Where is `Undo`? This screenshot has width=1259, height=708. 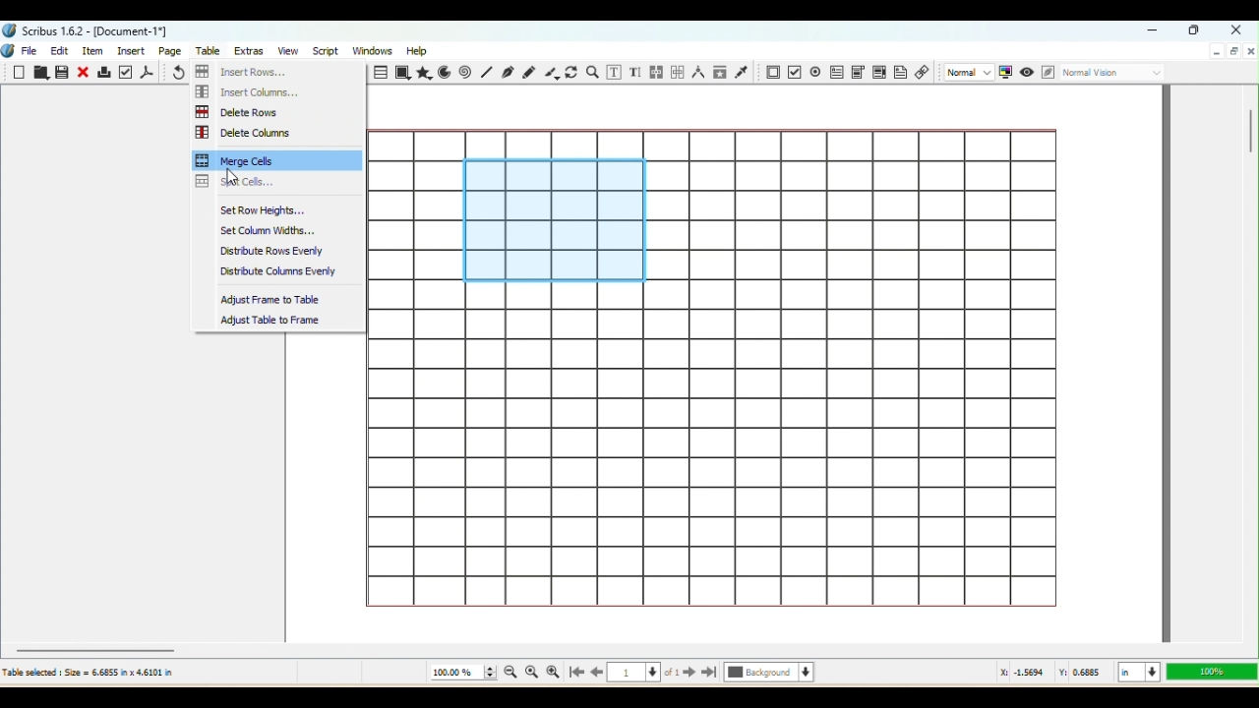 Undo is located at coordinates (176, 73).